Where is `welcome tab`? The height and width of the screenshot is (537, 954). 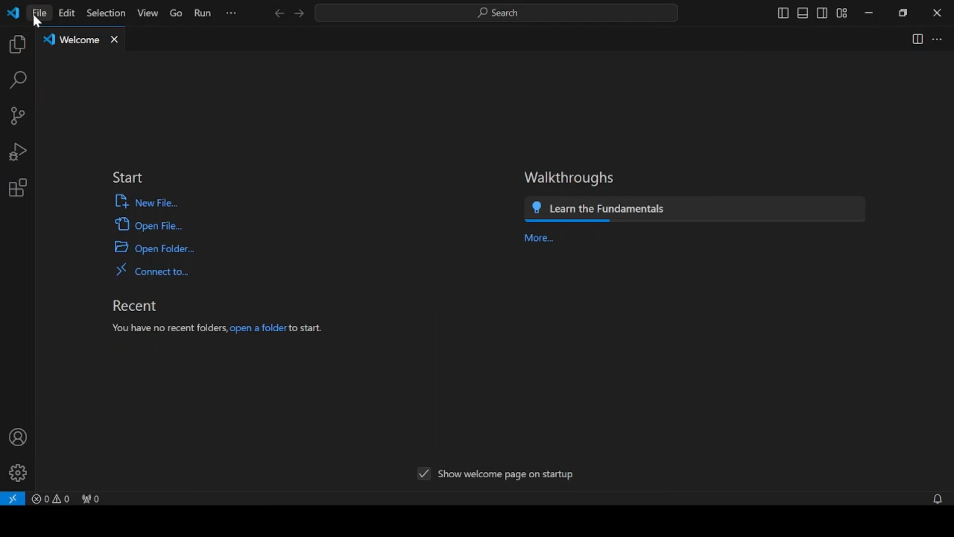 welcome tab is located at coordinates (81, 39).